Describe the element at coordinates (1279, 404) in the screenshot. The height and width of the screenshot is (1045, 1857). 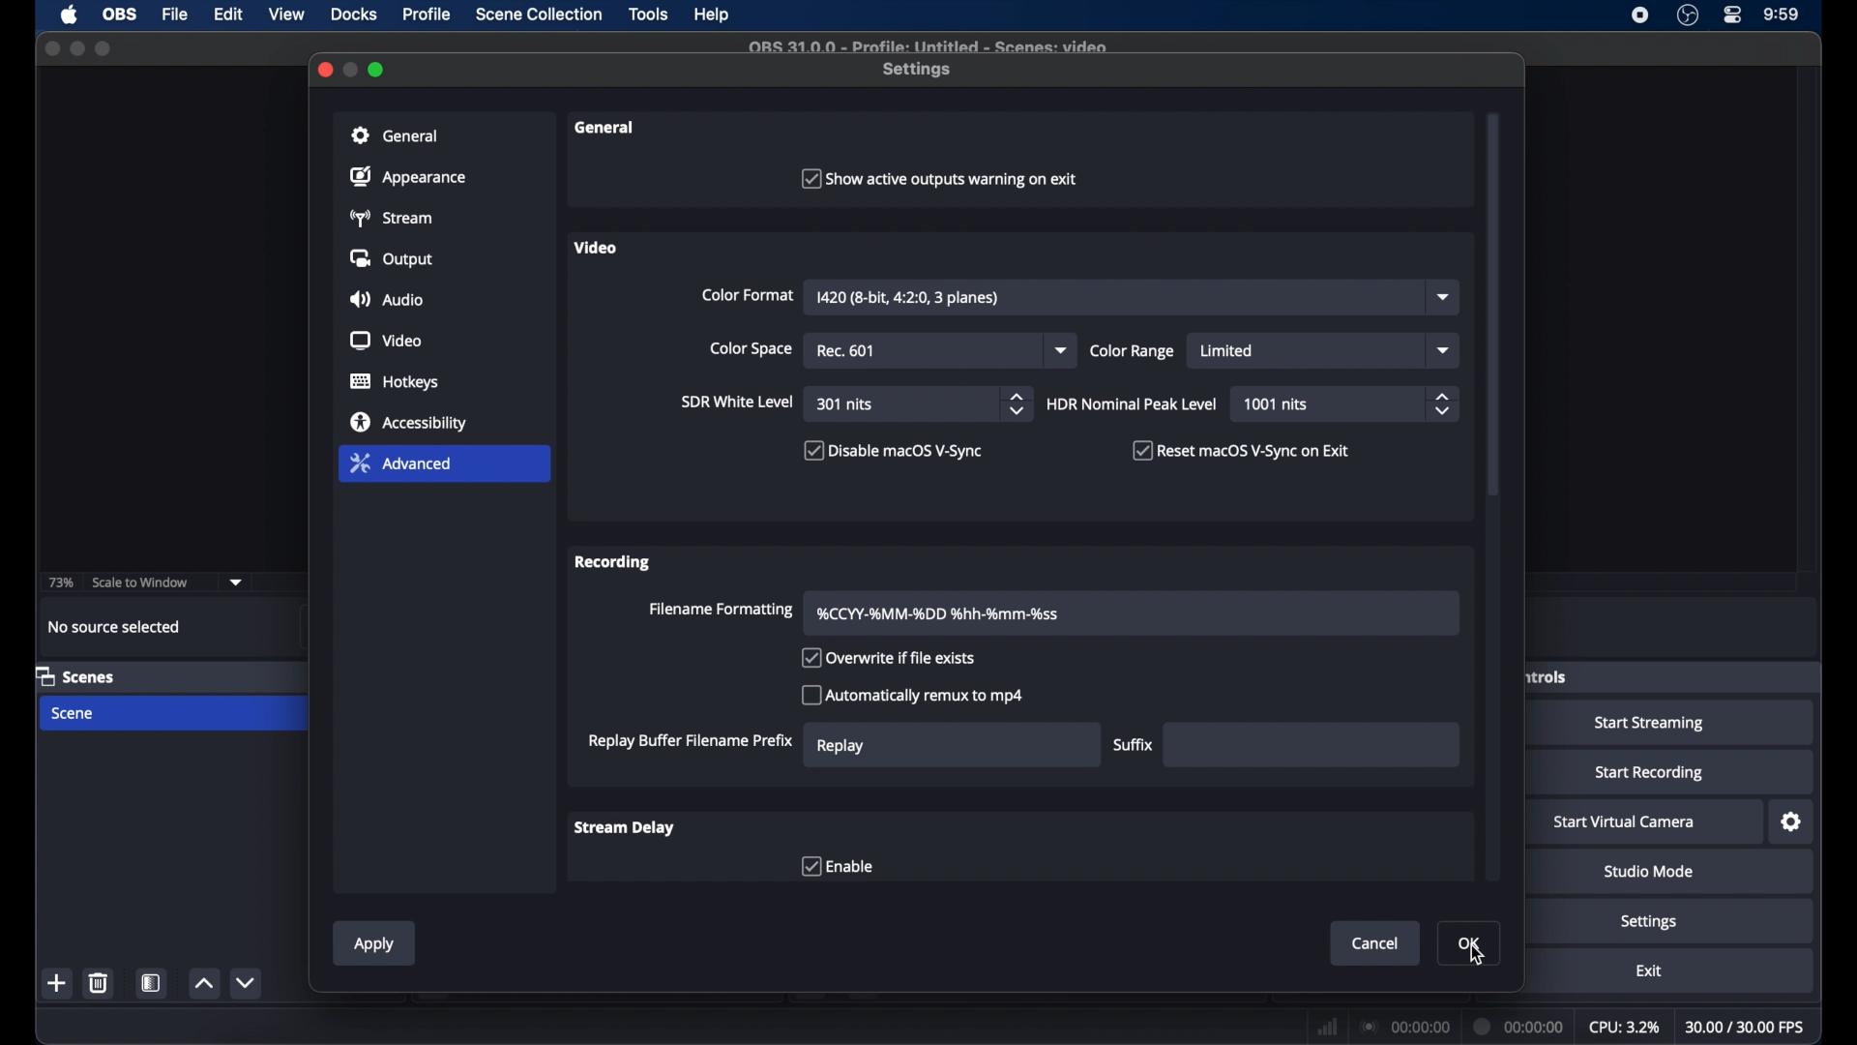
I see `1001 nits` at that location.